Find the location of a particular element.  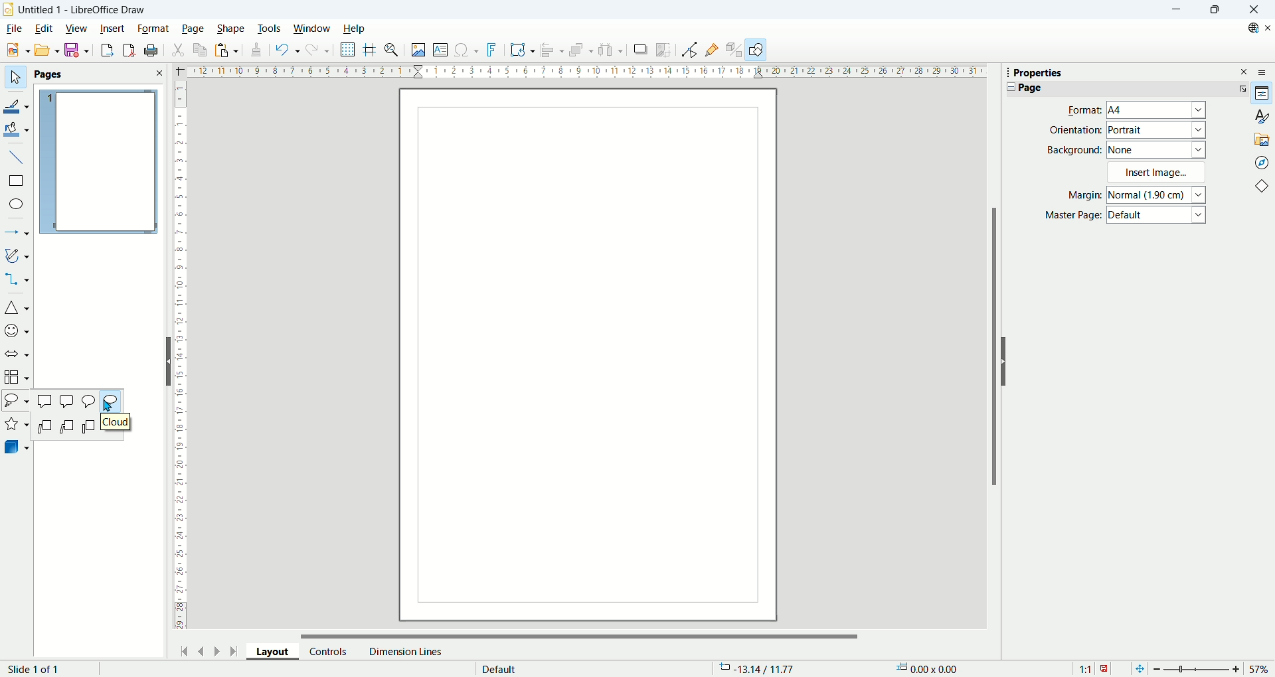

previous page is located at coordinates (203, 650).